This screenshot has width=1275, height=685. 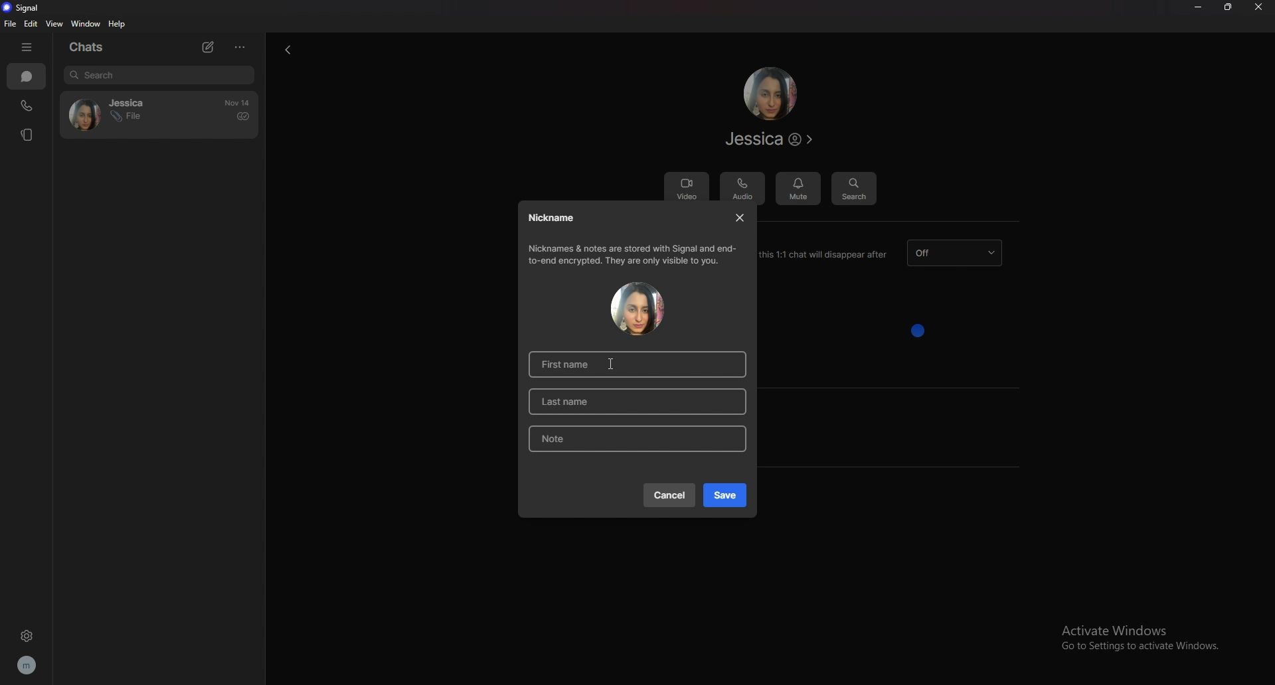 I want to click on mute, so click(x=798, y=189).